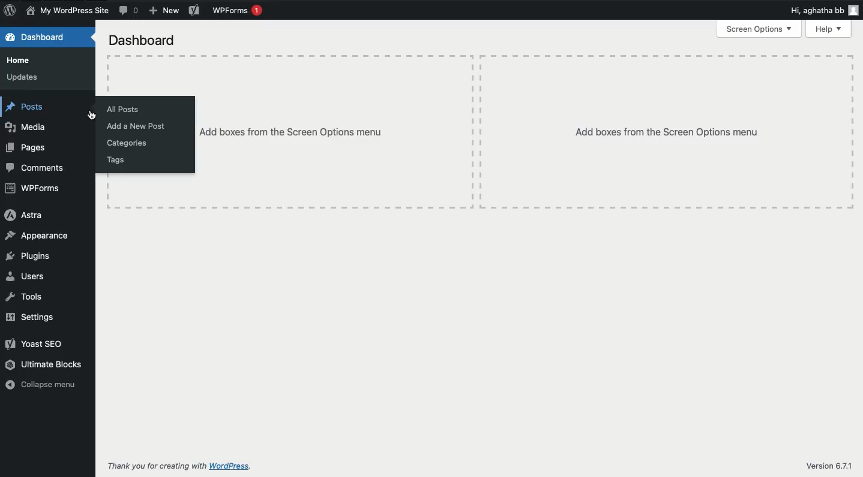  Describe the element at coordinates (126, 109) in the screenshot. I see `All posts` at that location.